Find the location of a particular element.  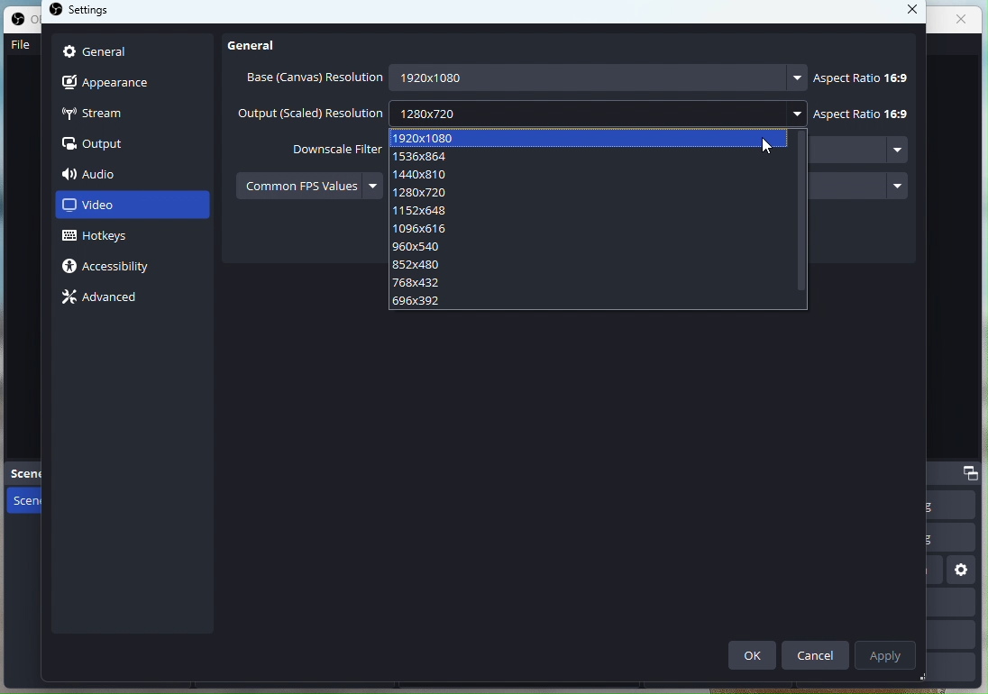

852x480 is located at coordinates (590, 264).